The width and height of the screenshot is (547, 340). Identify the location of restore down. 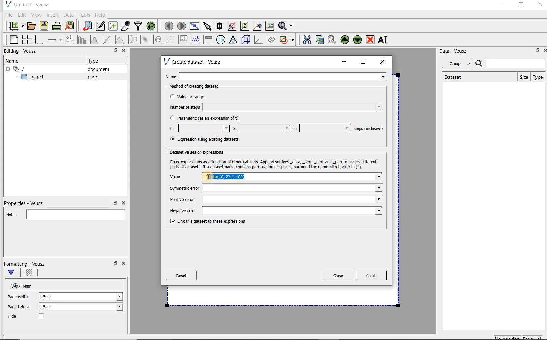
(116, 203).